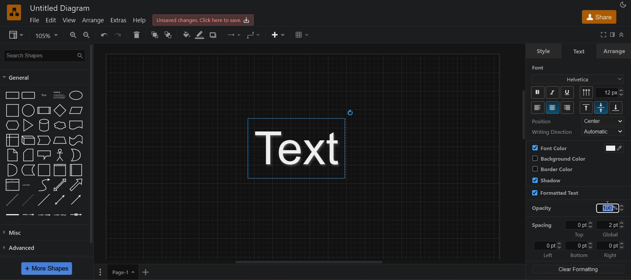  I want to click on 0 pt, so click(611, 246).